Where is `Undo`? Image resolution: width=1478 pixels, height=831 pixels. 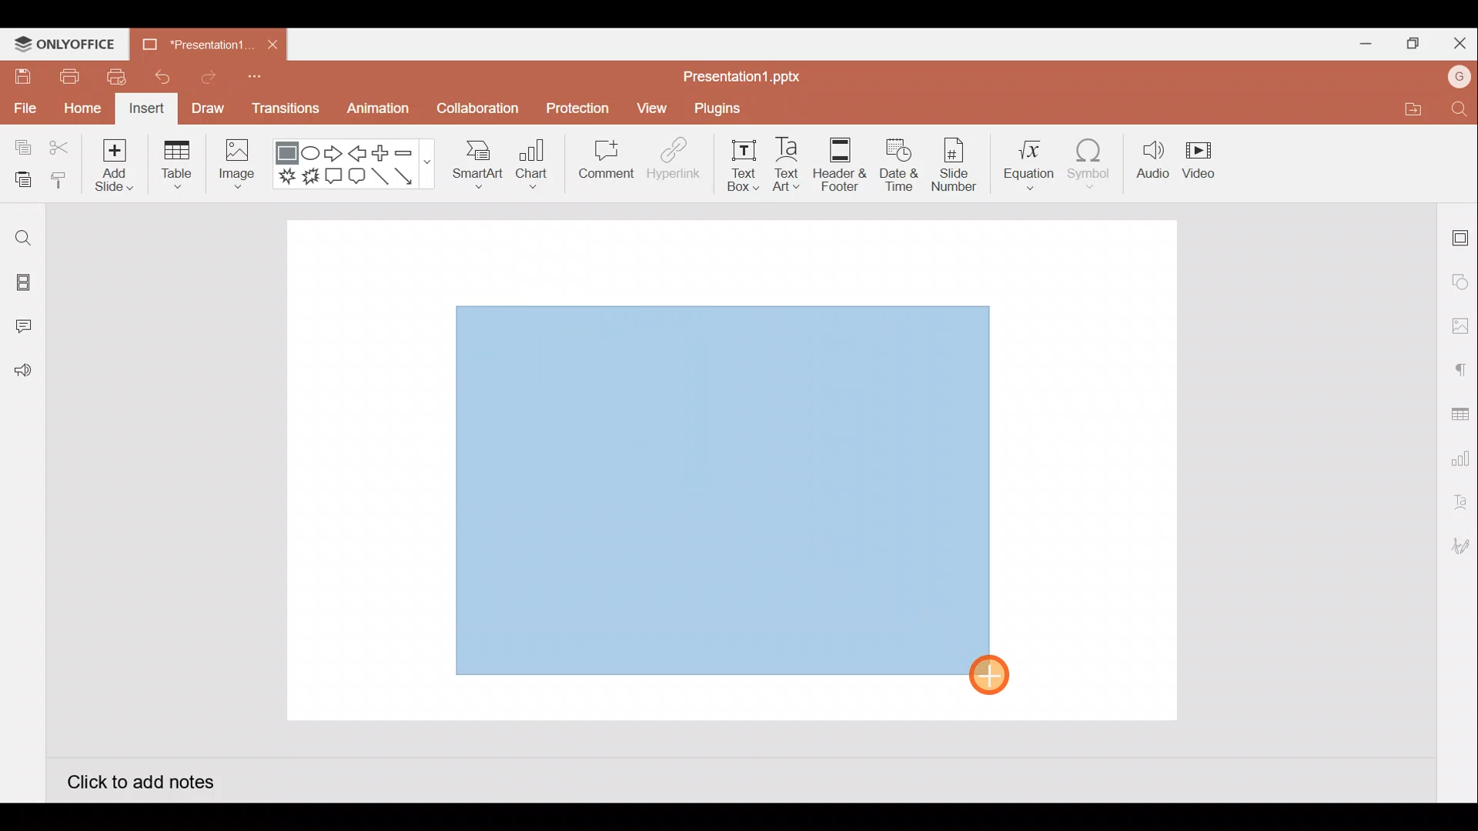 Undo is located at coordinates (156, 77).